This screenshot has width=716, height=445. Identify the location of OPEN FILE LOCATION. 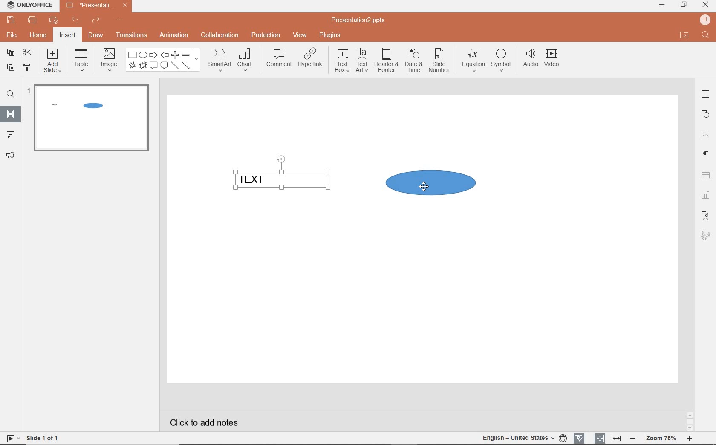
(683, 34).